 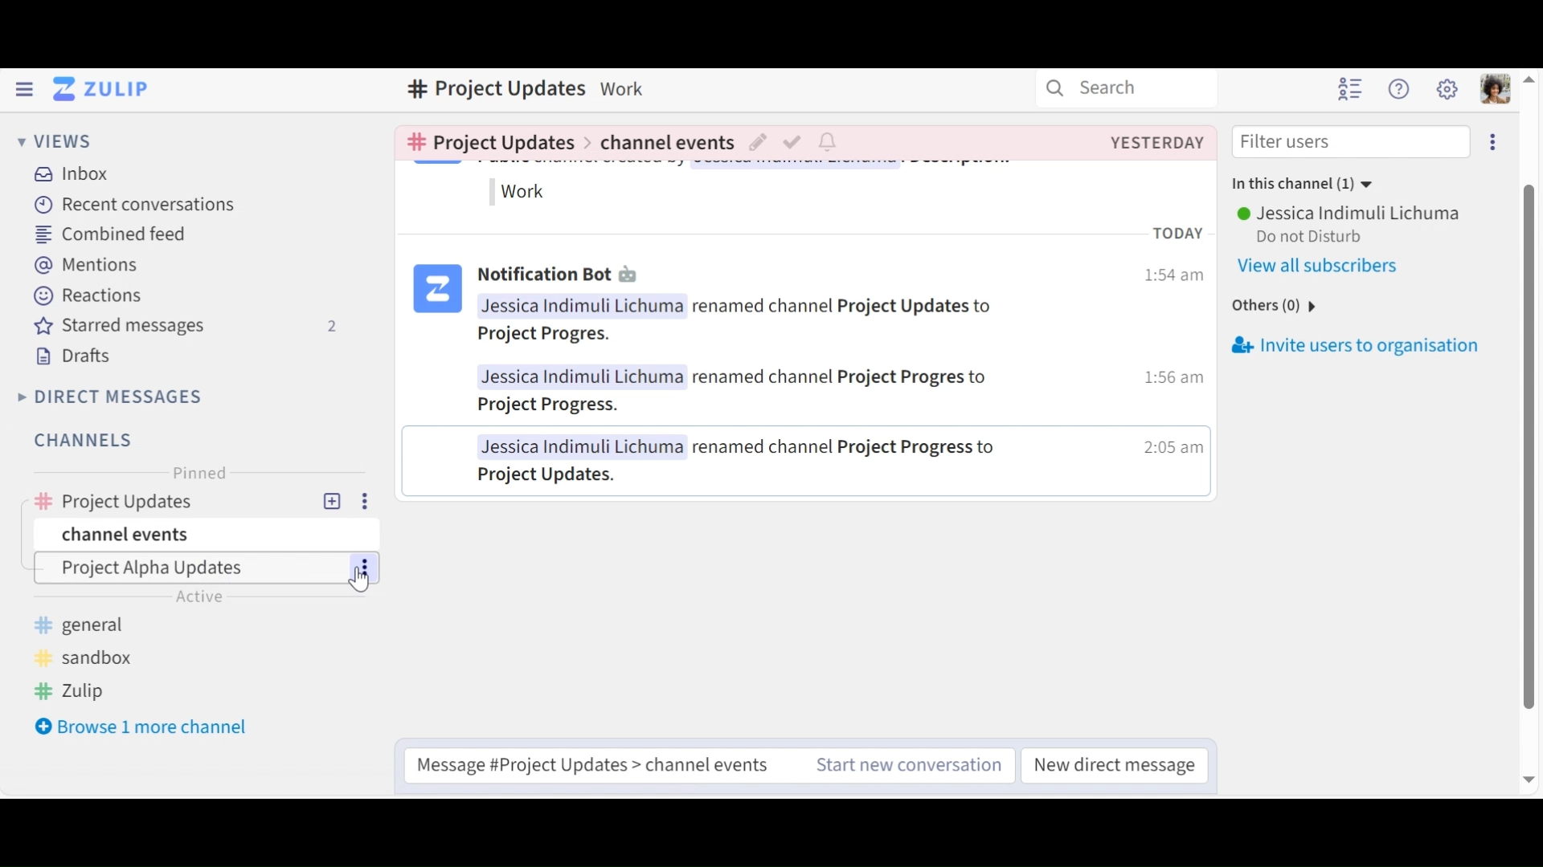 I want to click on others(0), so click(x=1268, y=307).